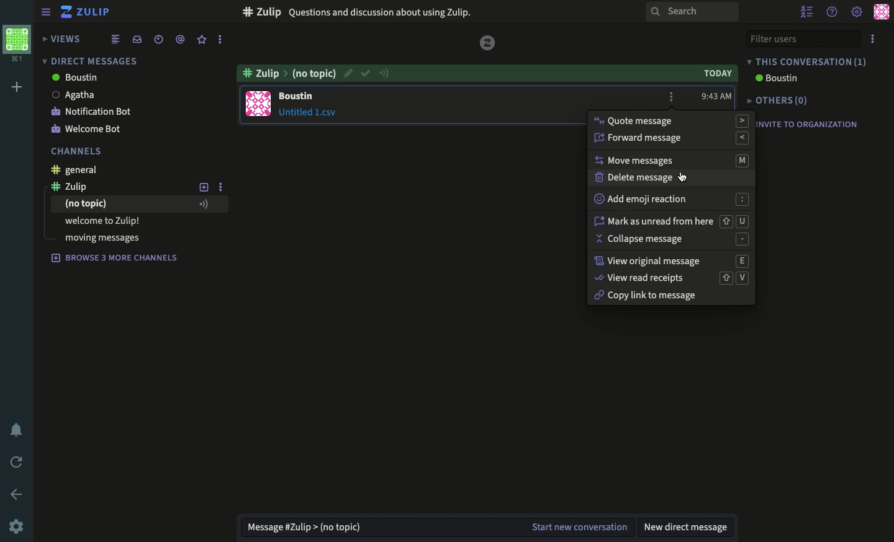 This screenshot has height=542, width=894. What do you see at coordinates (89, 129) in the screenshot?
I see `welcome bot` at bounding box center [89, 129].